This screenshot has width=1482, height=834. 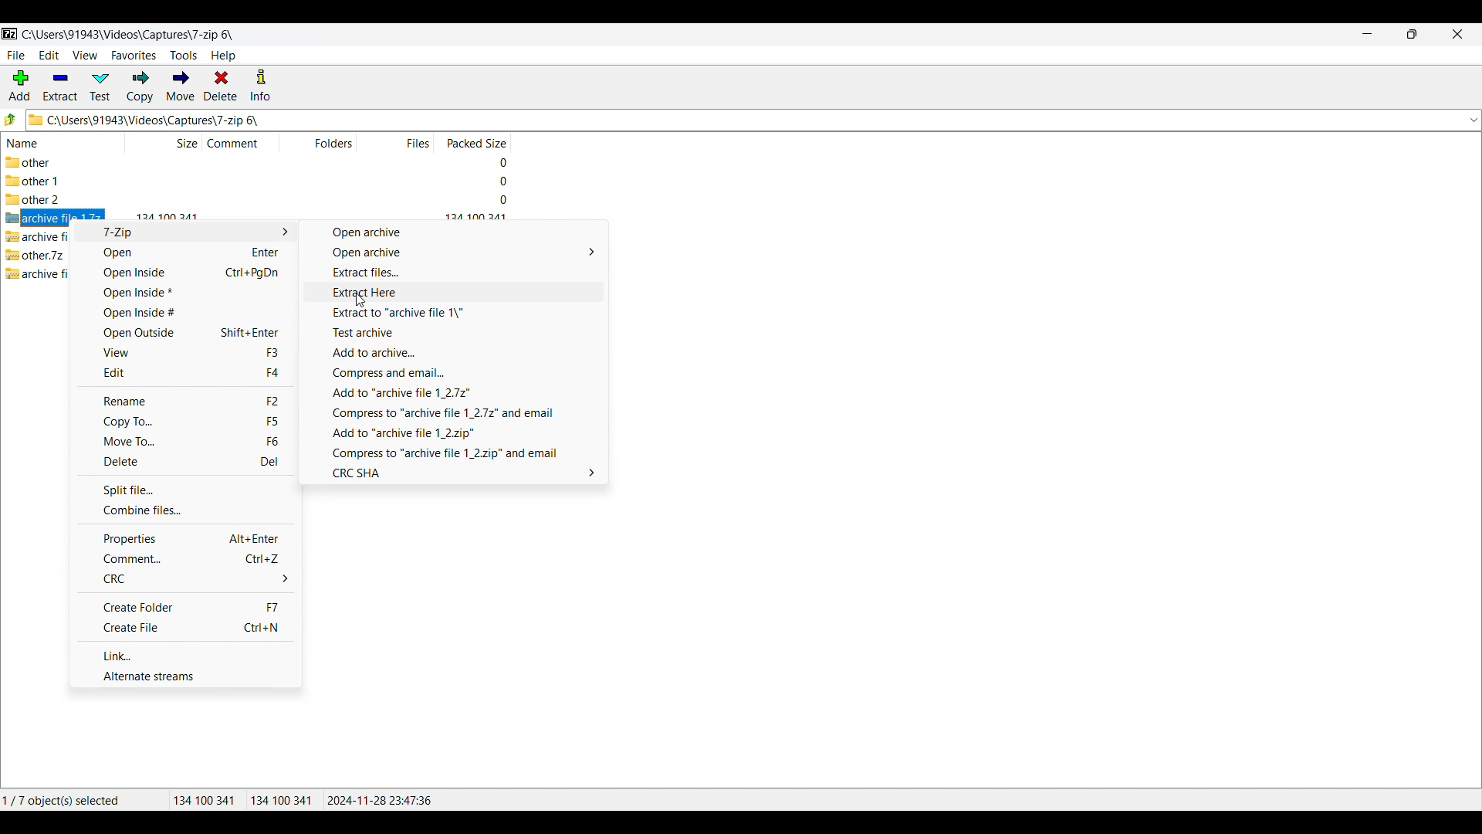 What do you see at coordinates (185, 559) in the screenshot?
I see `Comment` at bounding box center [185, 559].